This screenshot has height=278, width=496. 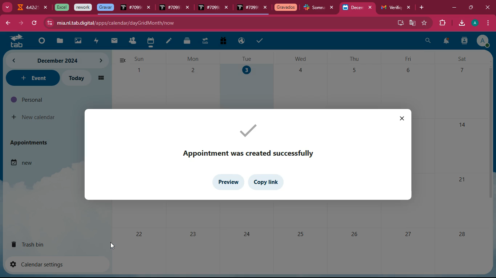 What do you see at coordinates (334, 8) in the screenshot?
I see `close` at bounding box center [334, 8].